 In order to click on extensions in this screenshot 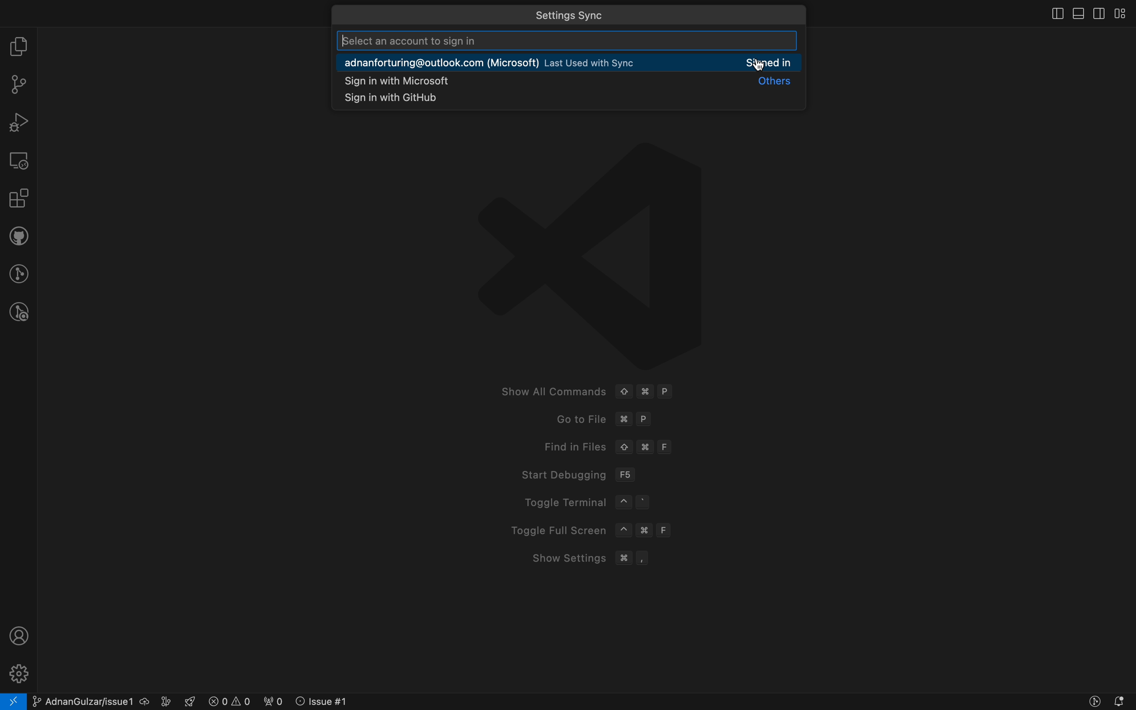, I will do `click(17, 199)`.